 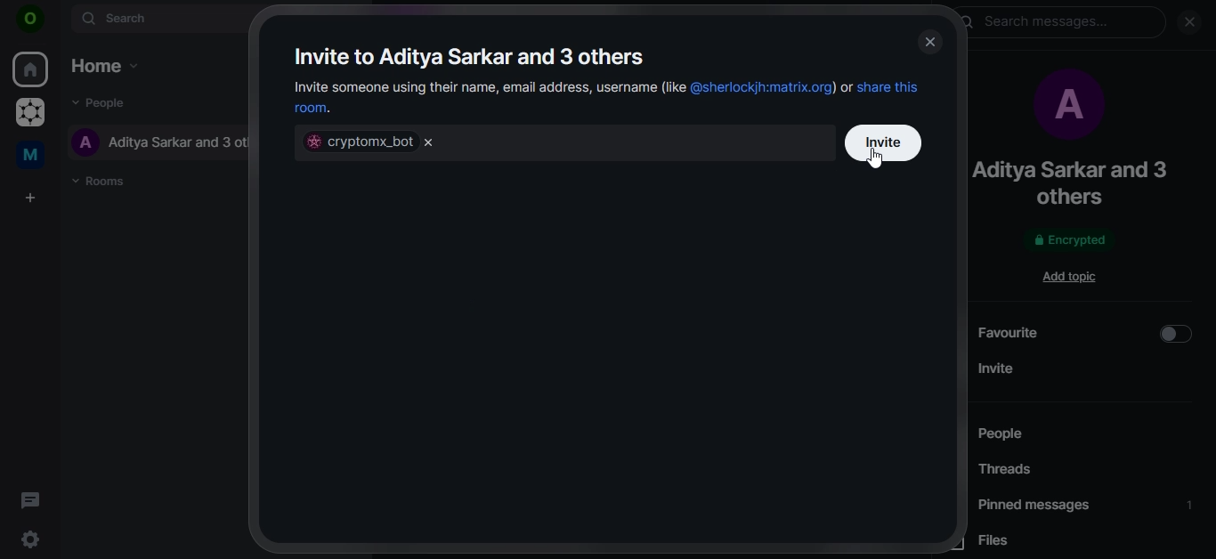 What do you see at coordinates (1025, 434) in the screenshot?
I see `people` at bounding box center [1025, 434].